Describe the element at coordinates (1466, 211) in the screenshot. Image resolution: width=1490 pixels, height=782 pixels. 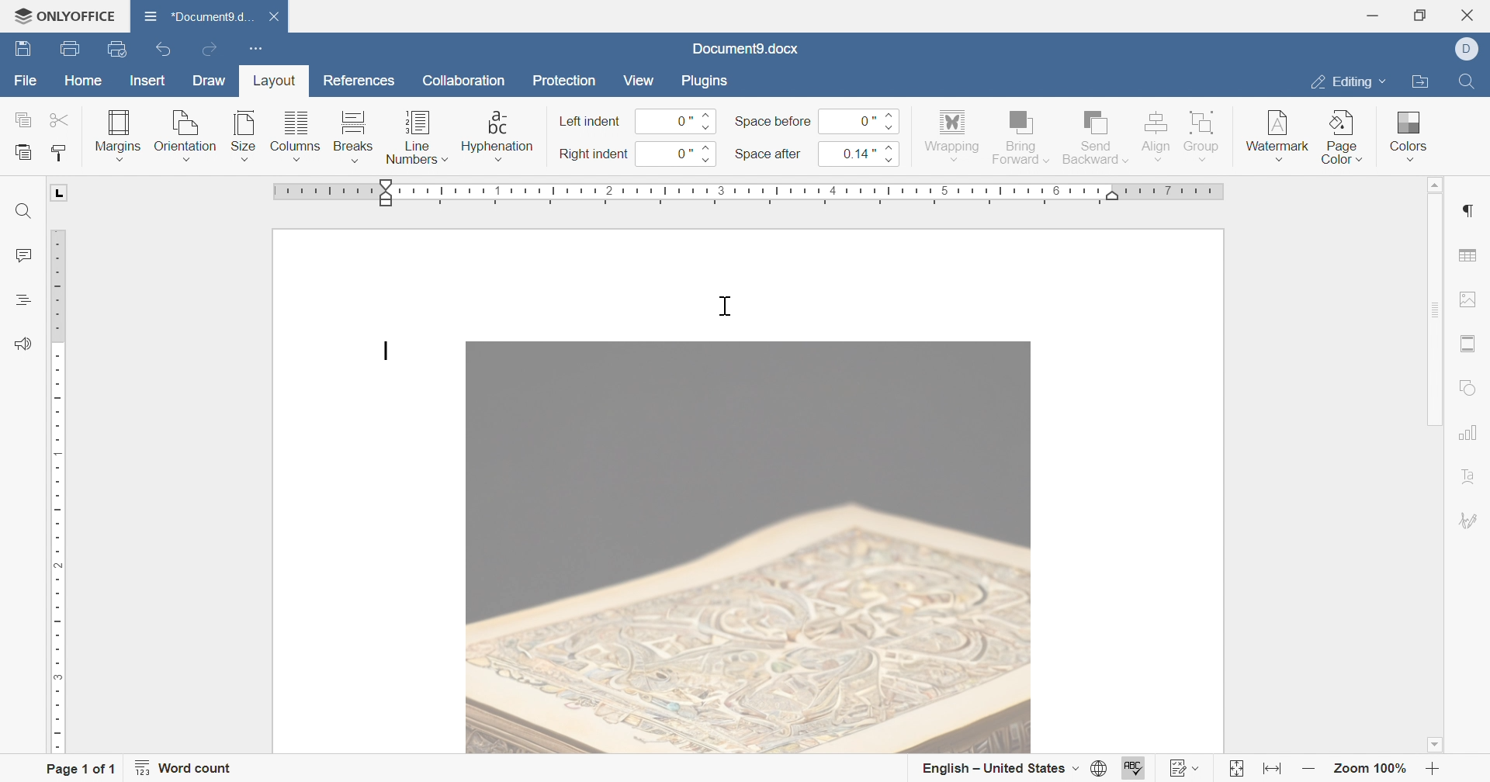
I see `paragraph settings` at that location.